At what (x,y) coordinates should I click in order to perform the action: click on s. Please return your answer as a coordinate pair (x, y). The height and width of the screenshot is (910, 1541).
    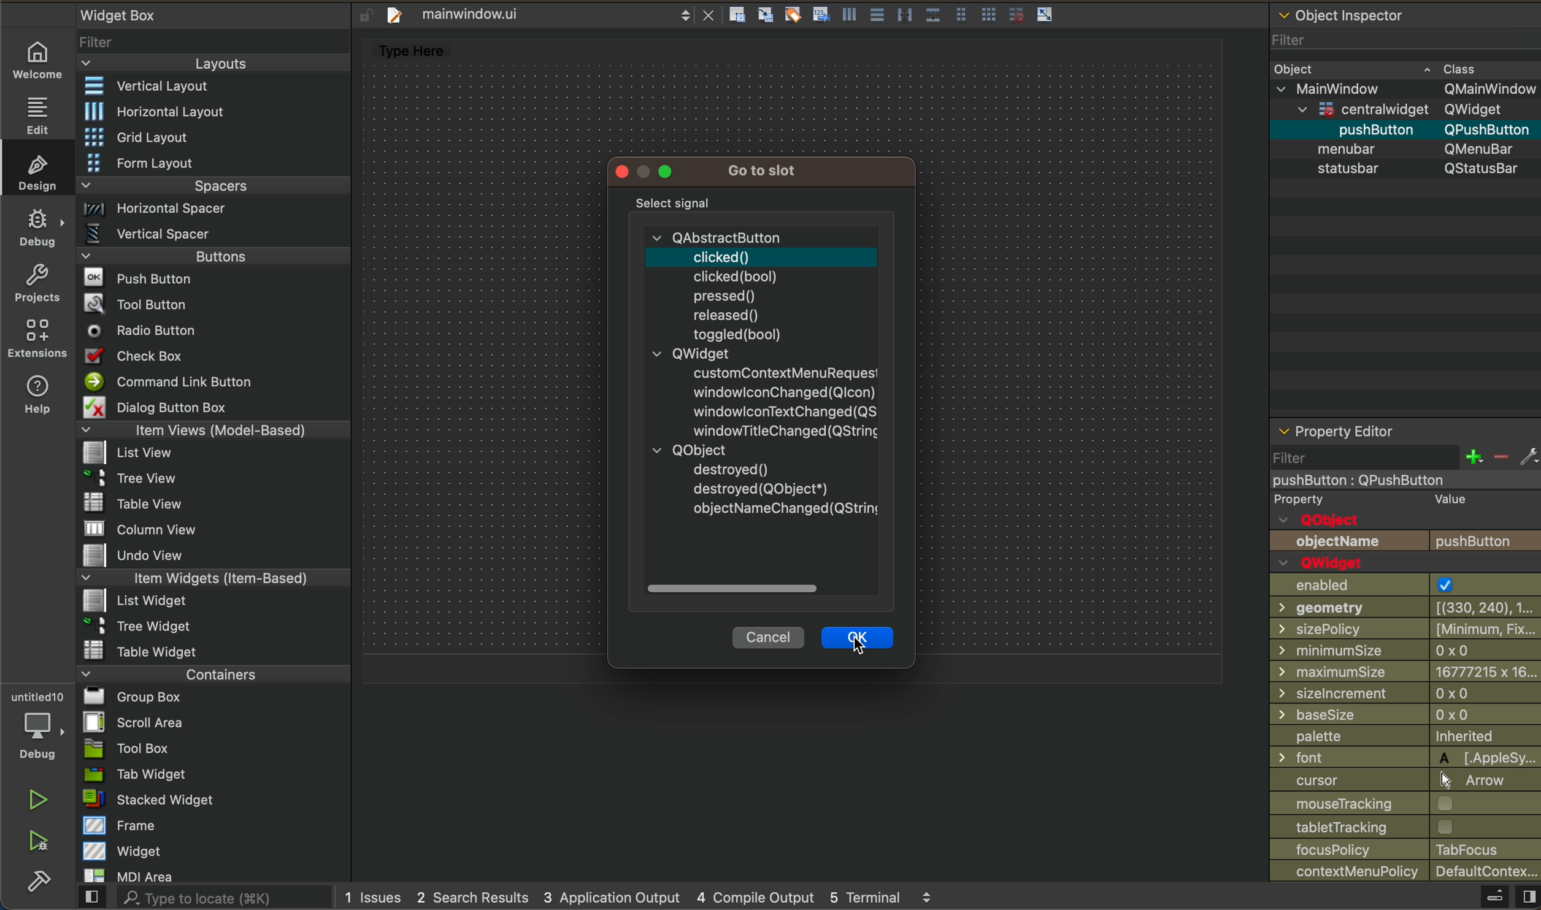
    Looking at the image, I should click on (1418, 169).